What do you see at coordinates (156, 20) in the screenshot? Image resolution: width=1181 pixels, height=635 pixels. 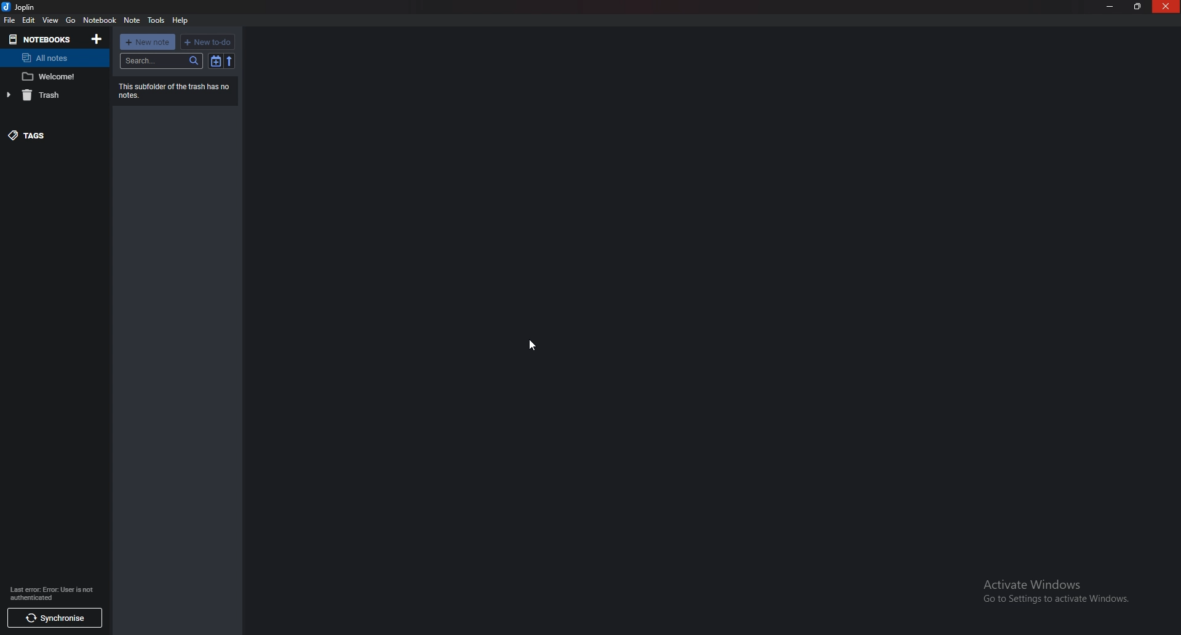 I see `Tools` at bounding box center [156, 20].